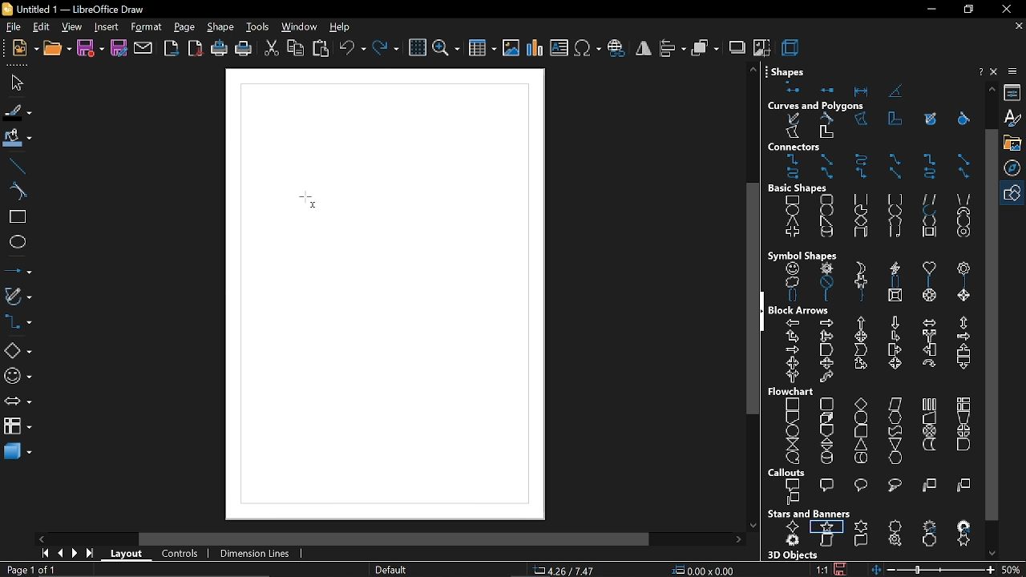 This screenshot has height=577, width=1026. What do you see at coordinates (147, 28) in the screenshot?
I see `format` at bounding box center [147, 28].